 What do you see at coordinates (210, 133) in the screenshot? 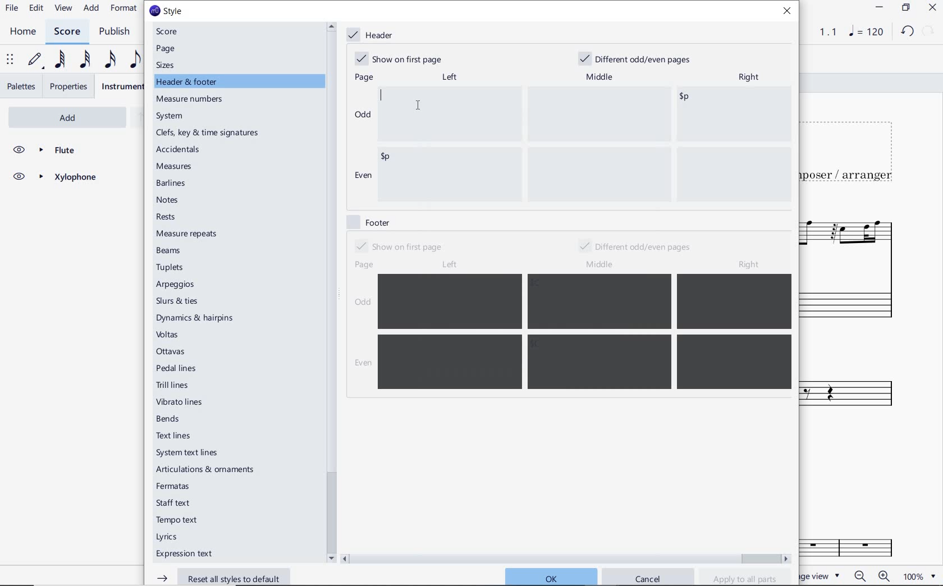
I see `clefs, key & time signatures` at bounding box center [210, 133].